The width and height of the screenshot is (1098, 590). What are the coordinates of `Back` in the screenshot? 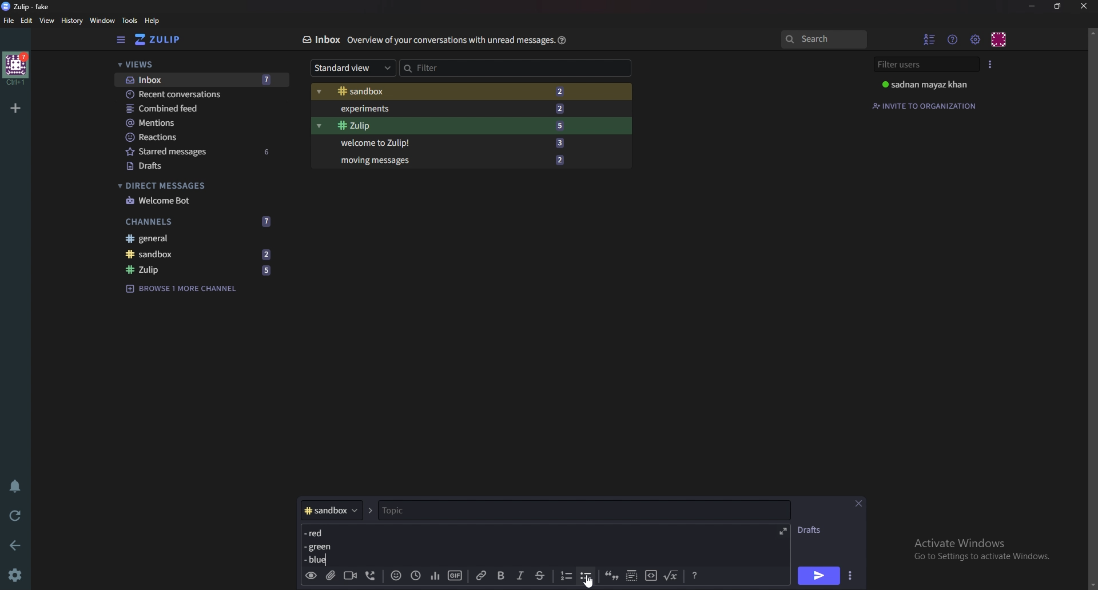 It's located at (18, 544).